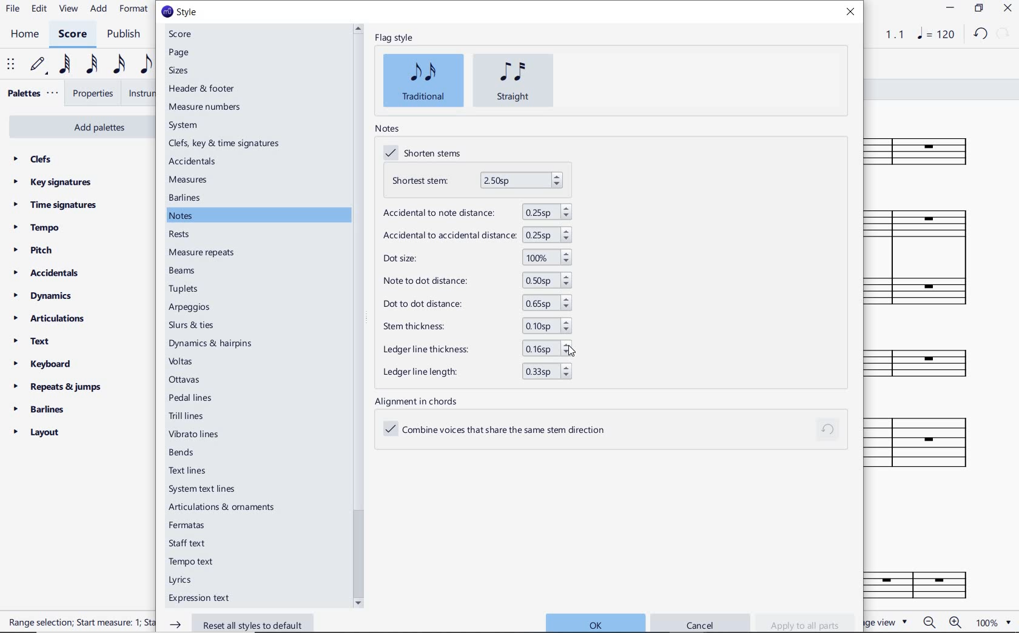 The height and width of the screenshot is (633, 1019). Describe the element at coordinates (197, 415) in the screenshot. I see `trill lines` at that location.